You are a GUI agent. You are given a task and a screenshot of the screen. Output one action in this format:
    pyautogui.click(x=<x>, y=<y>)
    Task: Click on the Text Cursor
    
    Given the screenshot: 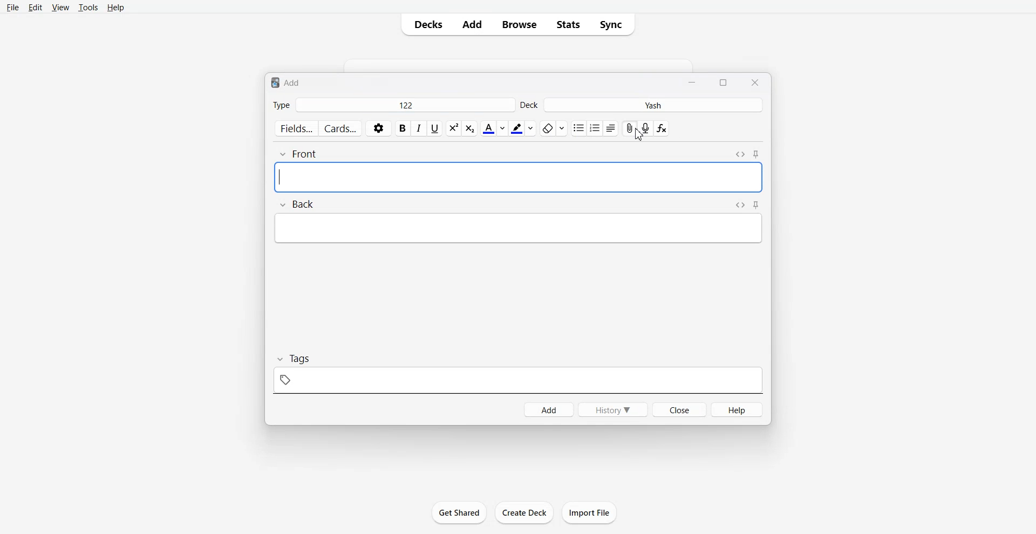 What is the action you would take?
    pyautogui.click(x=517, y=177)
    